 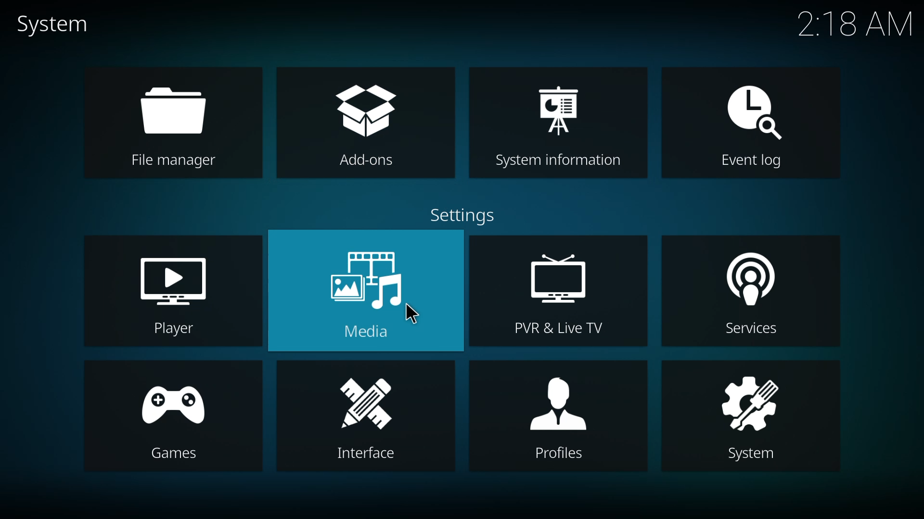 I want to click on file manager, so click(x=172, y=122).